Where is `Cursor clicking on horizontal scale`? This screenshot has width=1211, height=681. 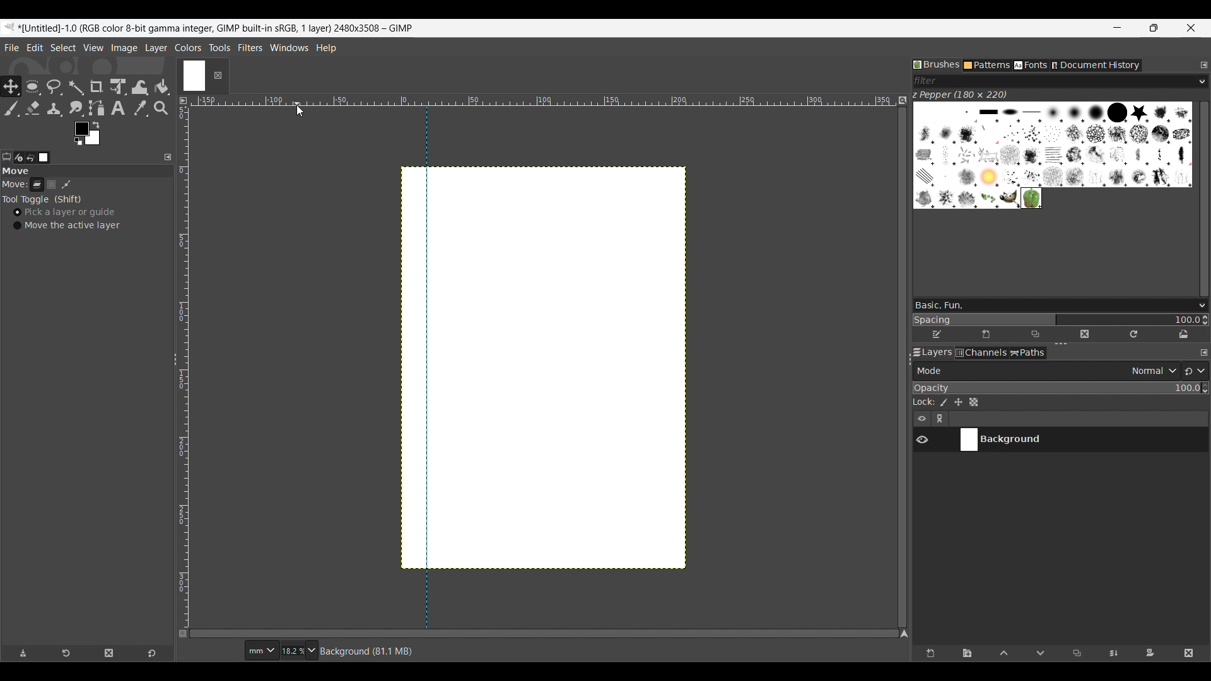
Cursor clicking on horizontal scale is located at coordinates (300, 111).